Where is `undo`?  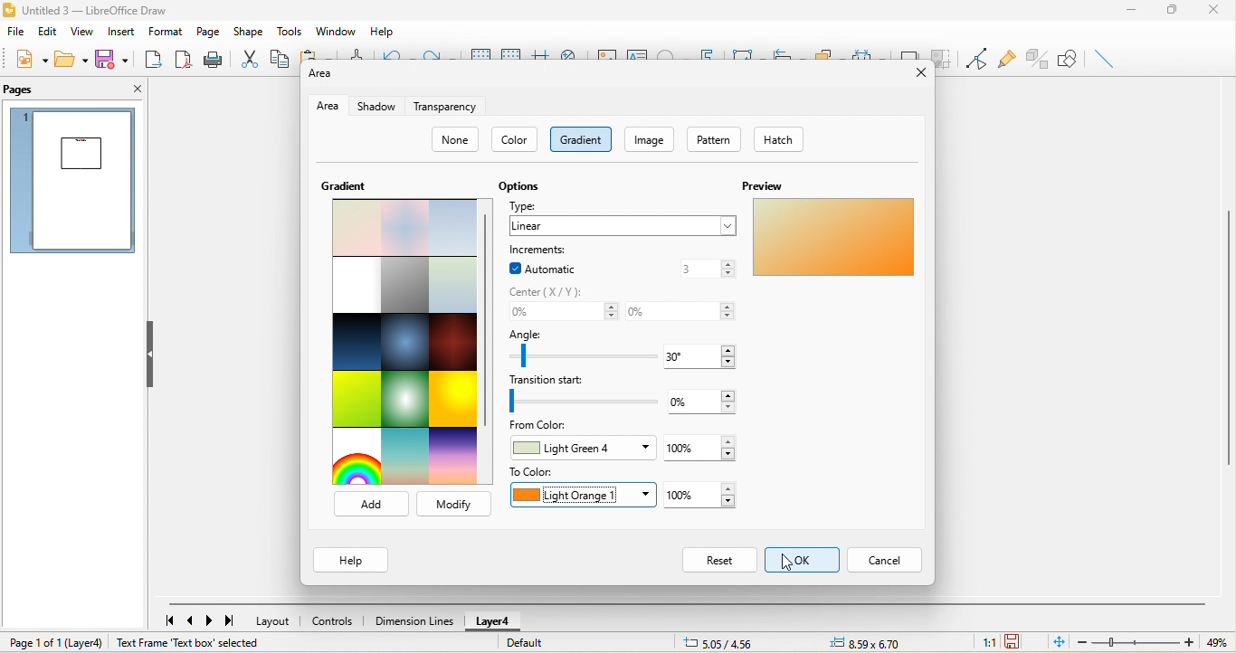
undo is located at coordinates (395, 51).